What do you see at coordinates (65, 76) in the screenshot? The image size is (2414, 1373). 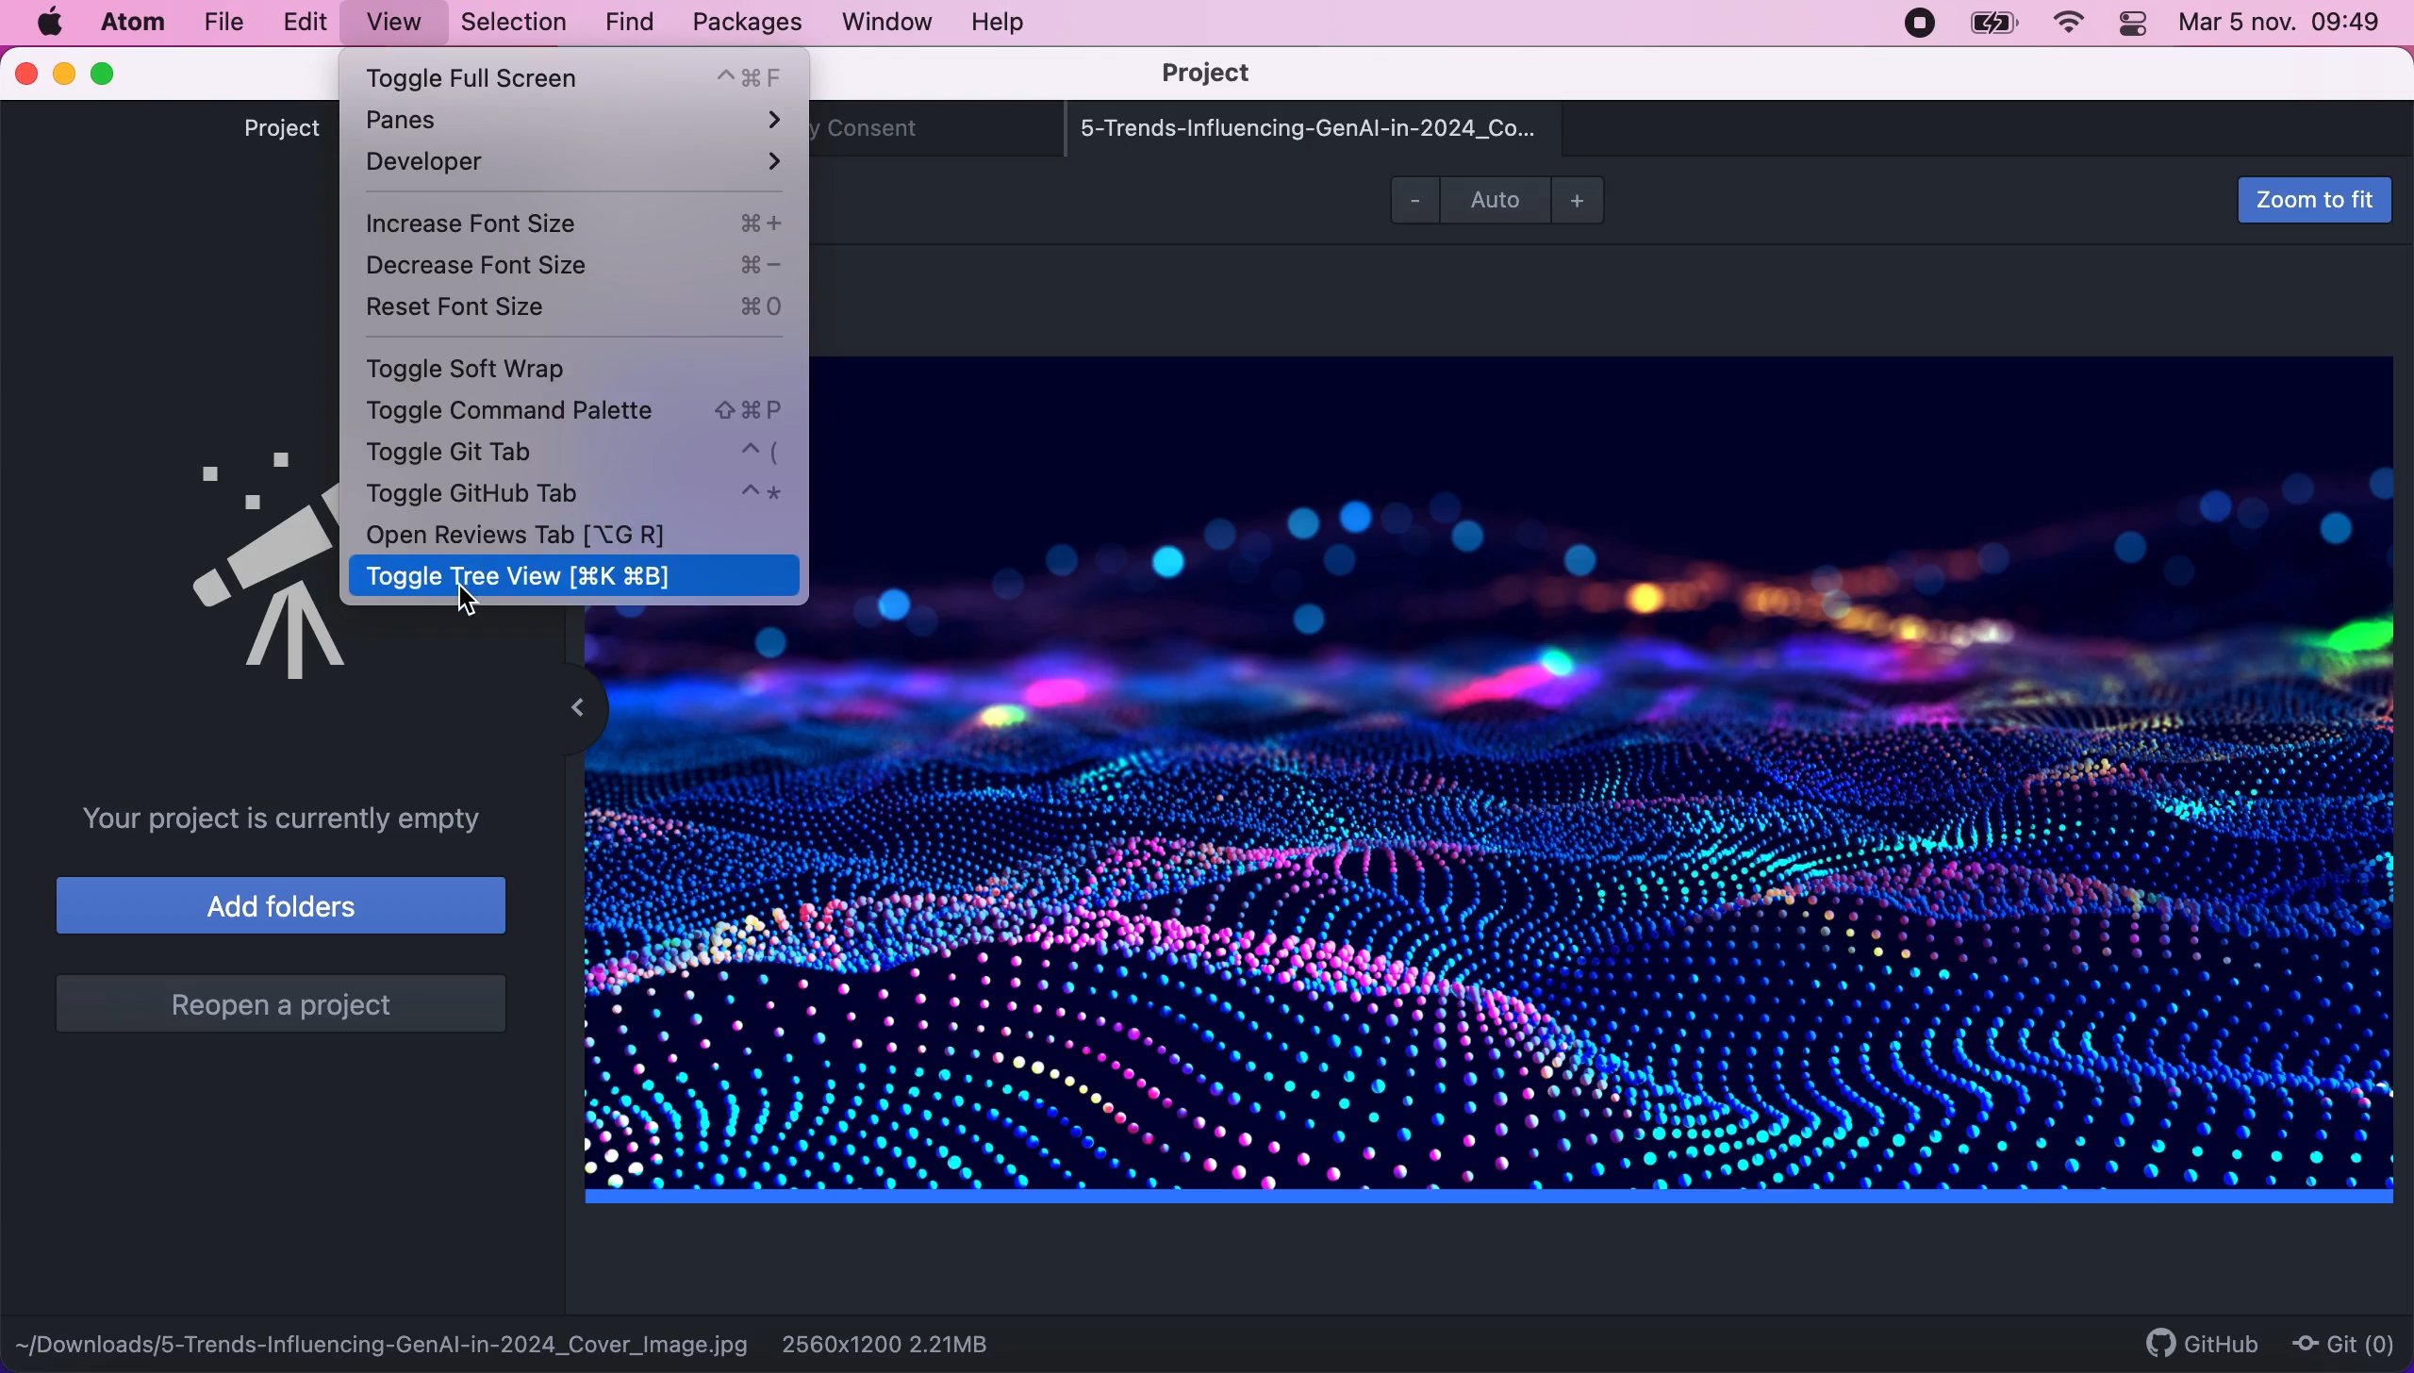 I see `minimize` at bounding box center [65, 76].